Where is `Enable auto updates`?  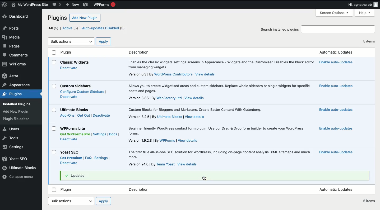 Enable auto updates is located at coordinates (336, 87).